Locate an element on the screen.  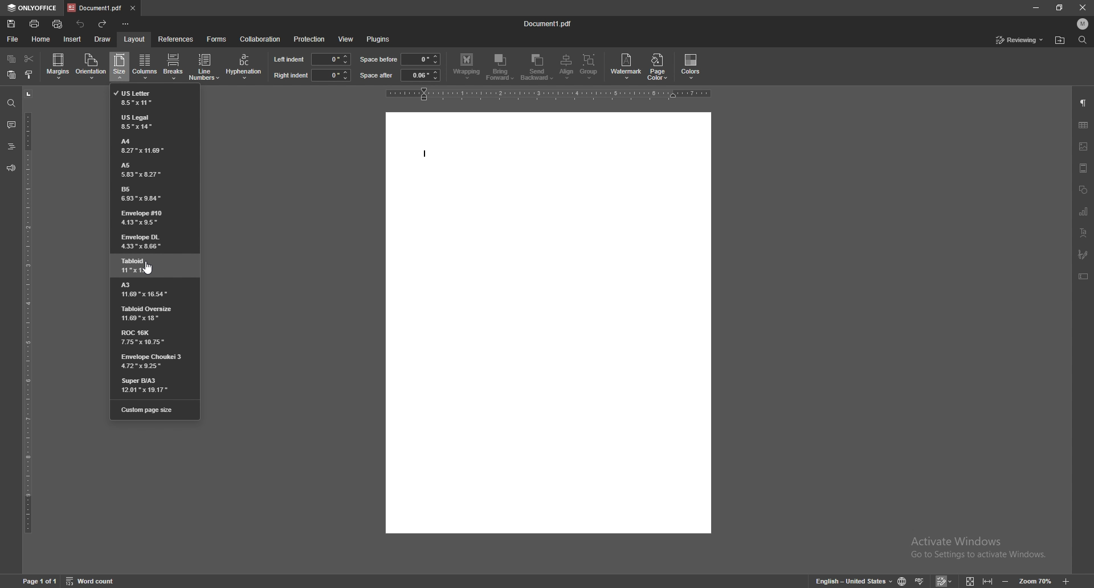
breaks is located at coordinates (173, 64).